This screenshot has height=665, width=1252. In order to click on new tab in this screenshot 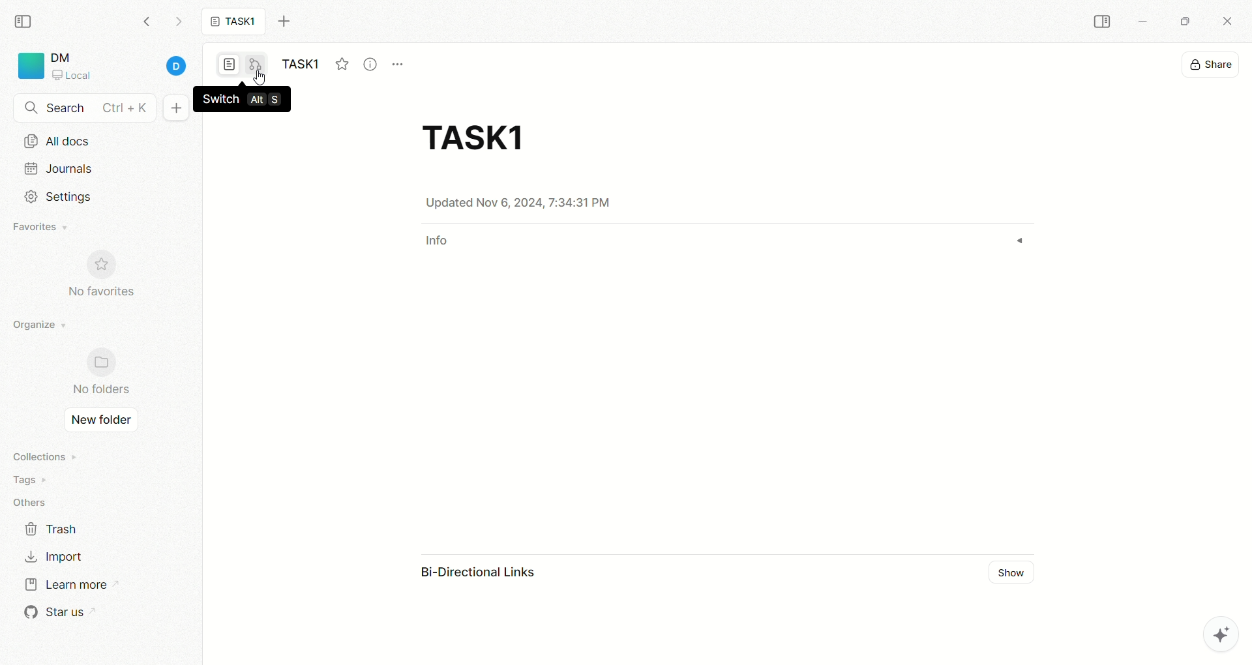, I will do `click(291, 22)`.